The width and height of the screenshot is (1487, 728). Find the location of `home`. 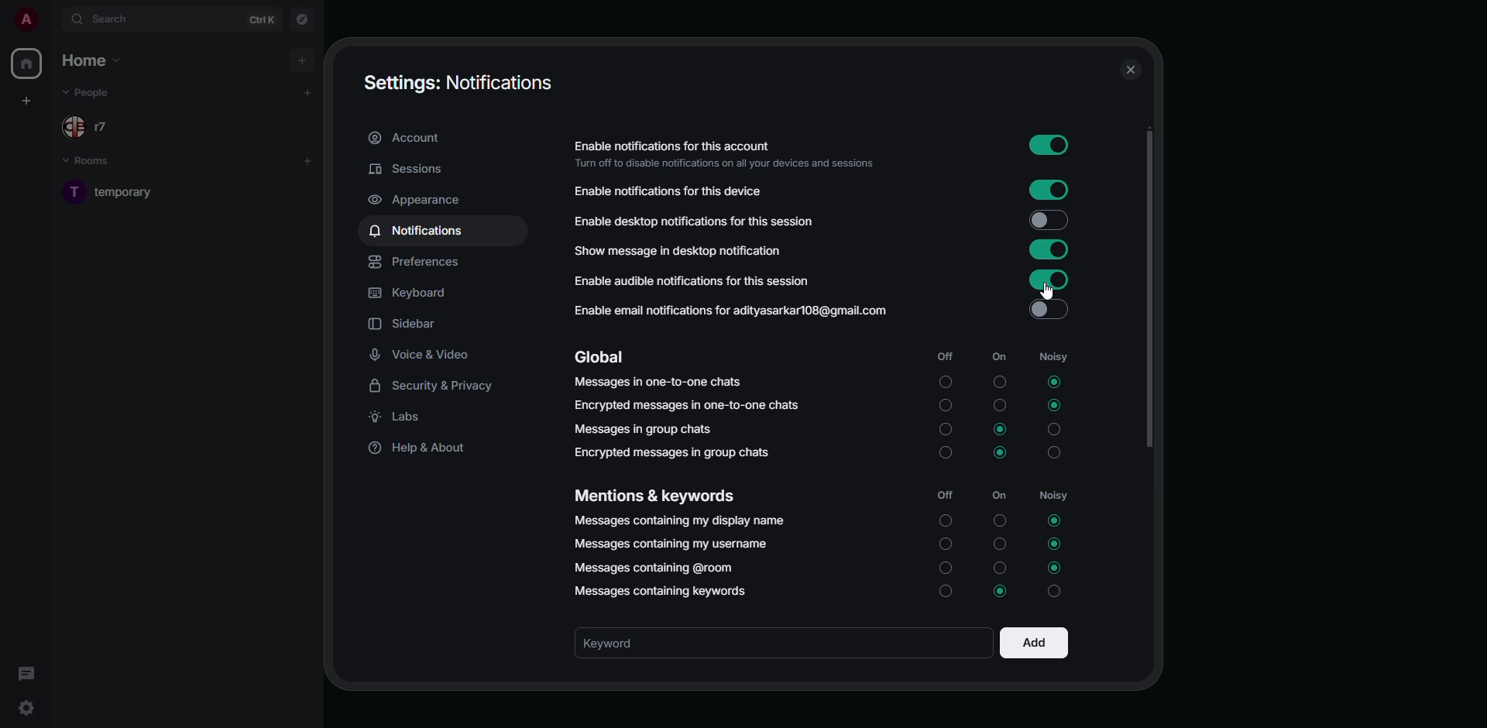

home is located at coordinates (26, 64).